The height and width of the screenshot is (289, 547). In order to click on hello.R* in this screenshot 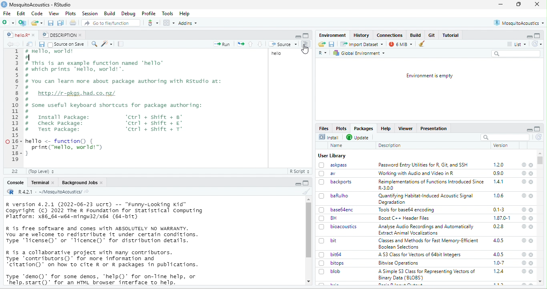, I will do `click(20, 35)`.